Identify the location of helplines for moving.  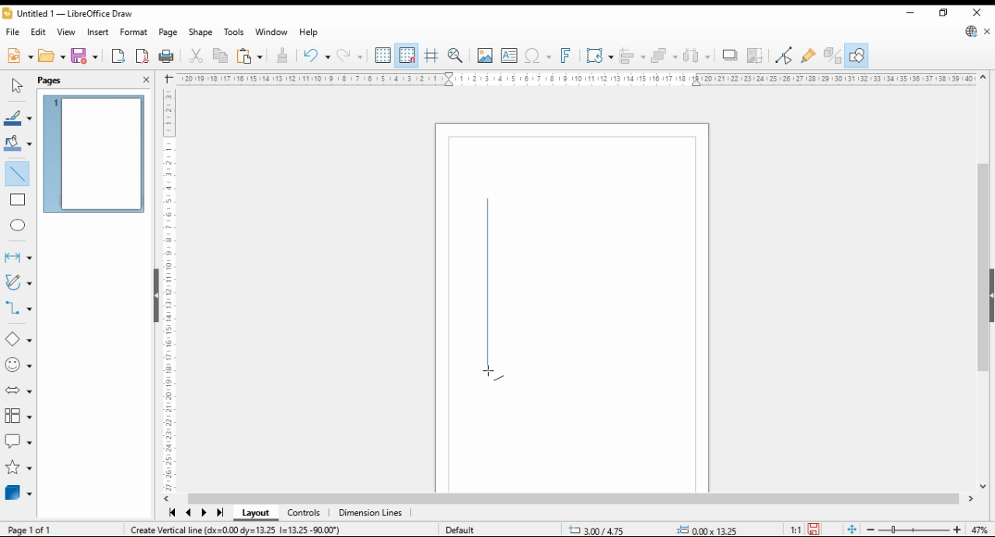
(432, 54).